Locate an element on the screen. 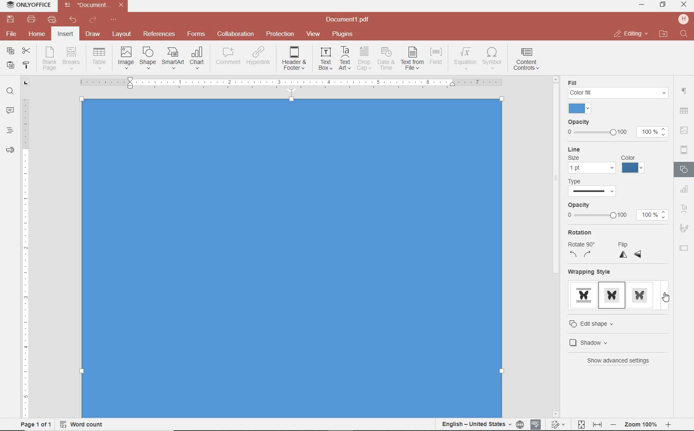  view is located at coordinates (313, 34).